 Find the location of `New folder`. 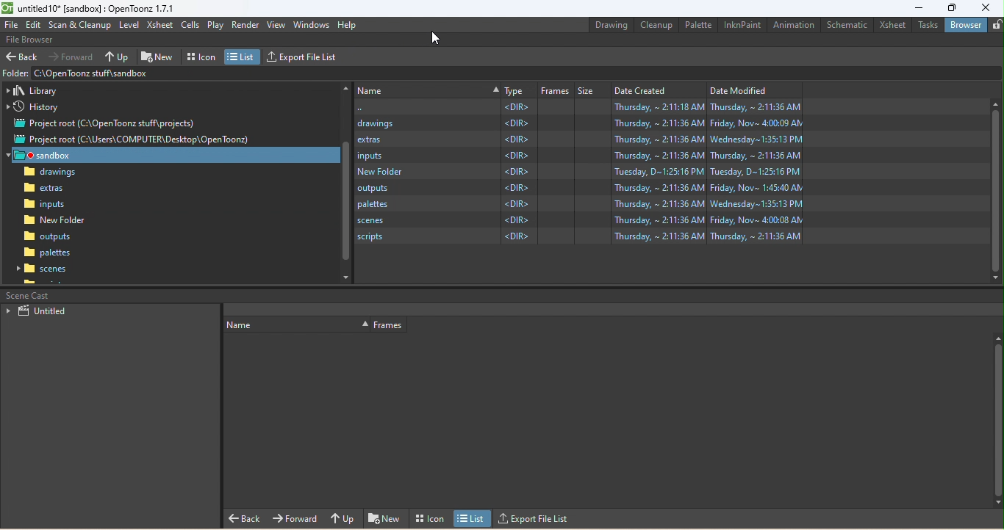

New folder is located at coordinates (578, 173).